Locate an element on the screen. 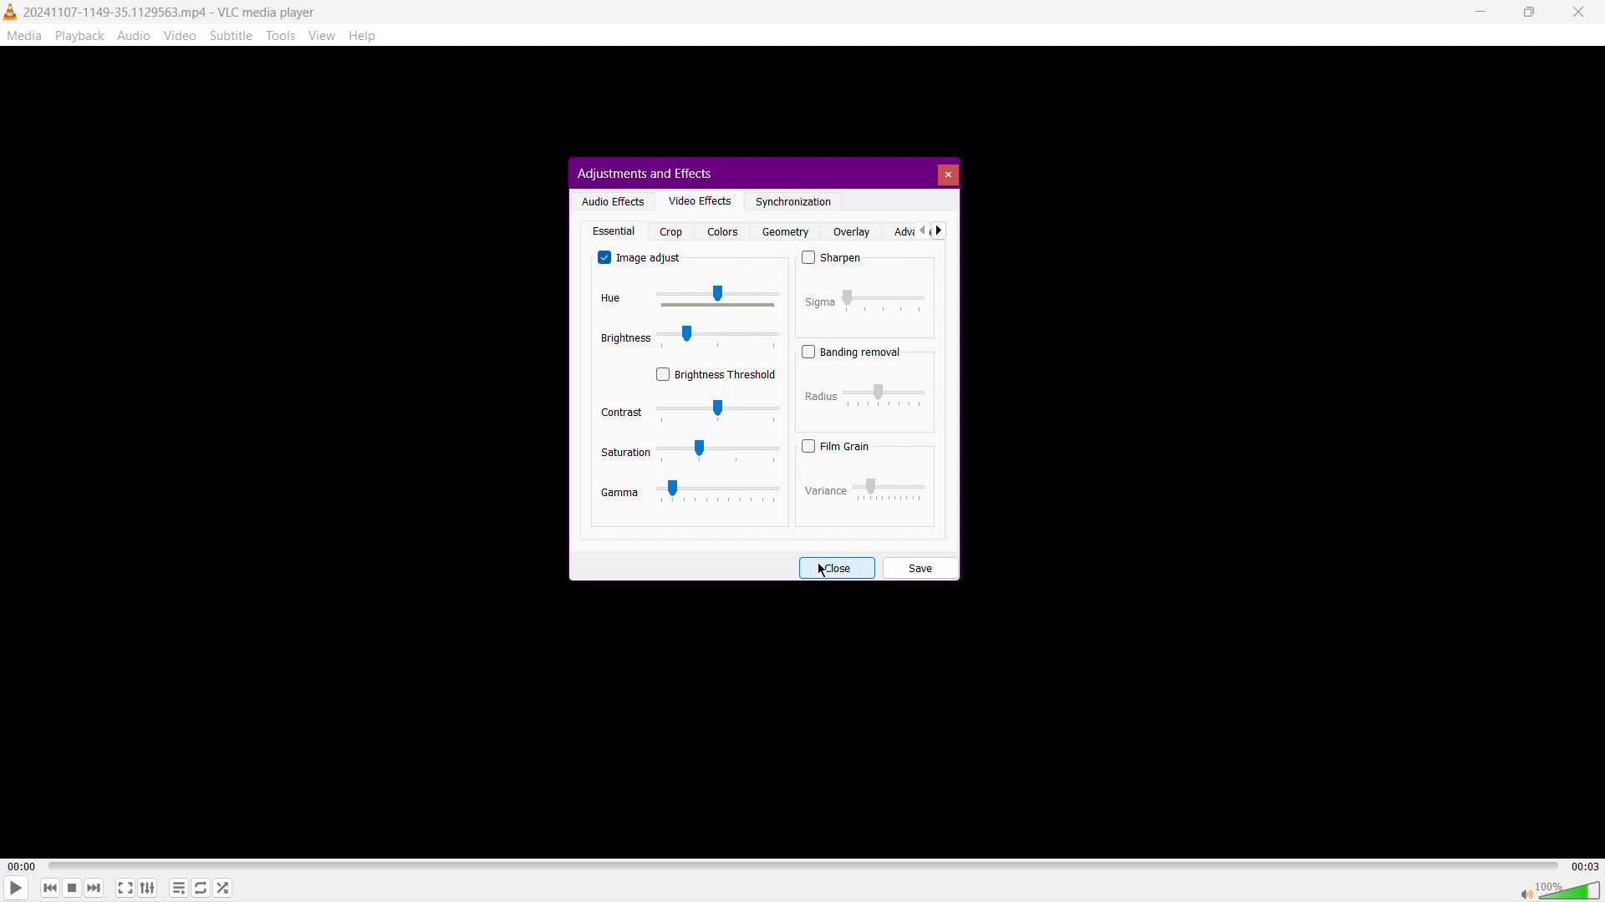  View is located at coordinates (327, 35).